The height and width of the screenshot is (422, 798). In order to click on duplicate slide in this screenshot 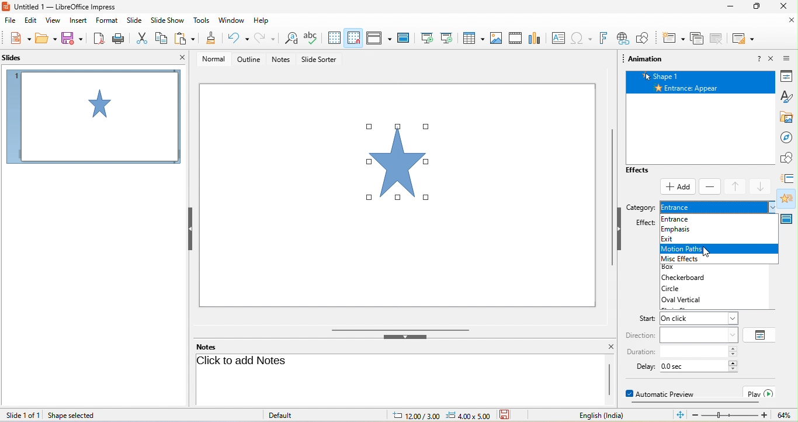, I will do `click(716, 39)`.